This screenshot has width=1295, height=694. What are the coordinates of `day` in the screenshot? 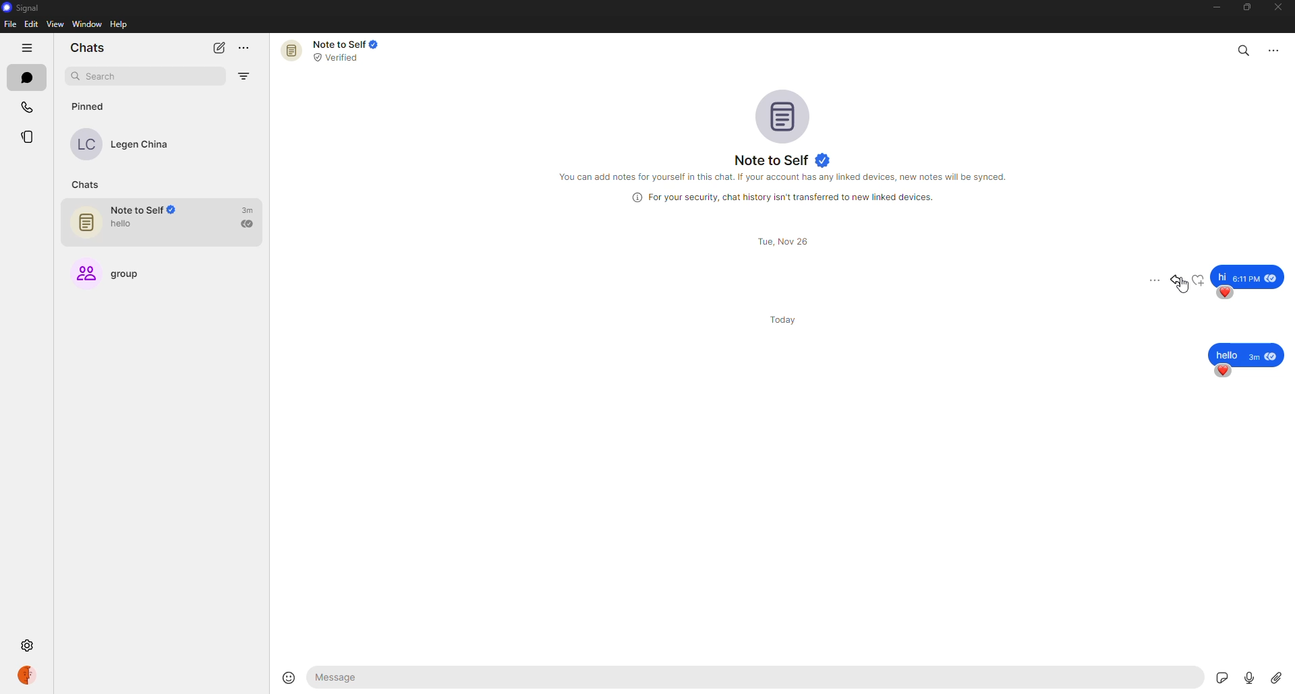 It's located at (788, 319).